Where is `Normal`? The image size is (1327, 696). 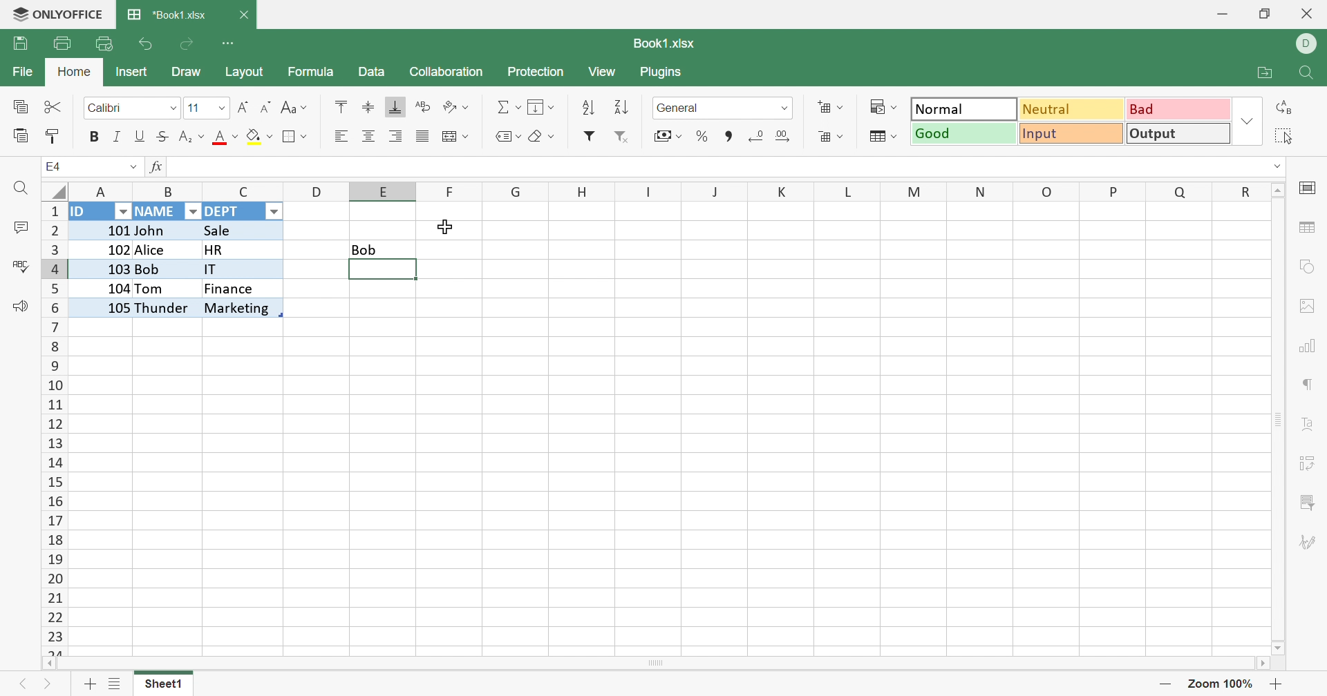 Normal is located at coordinates (967, 110).